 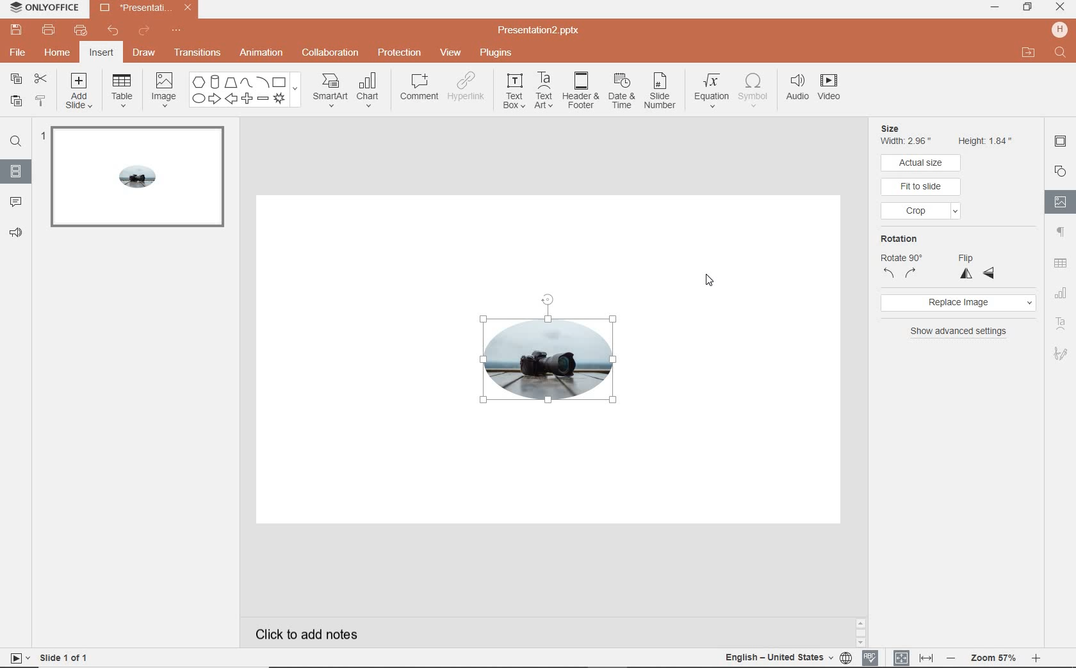 I want to click on print, so click(x=49, y=30).